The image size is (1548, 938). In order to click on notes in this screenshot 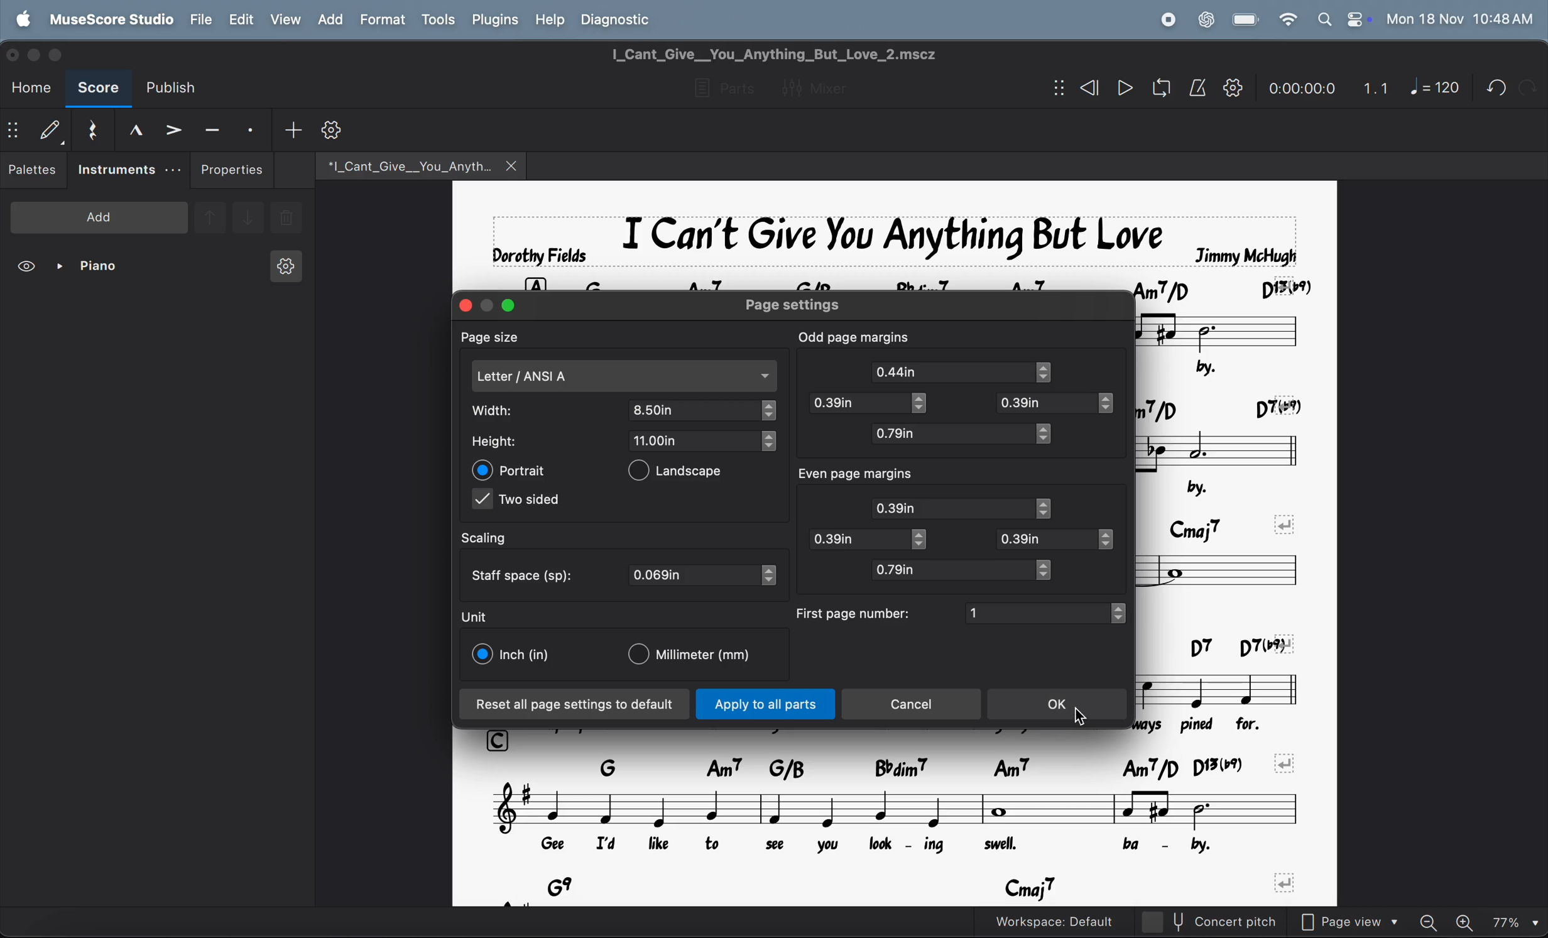, I will do `click(898, 807)`.